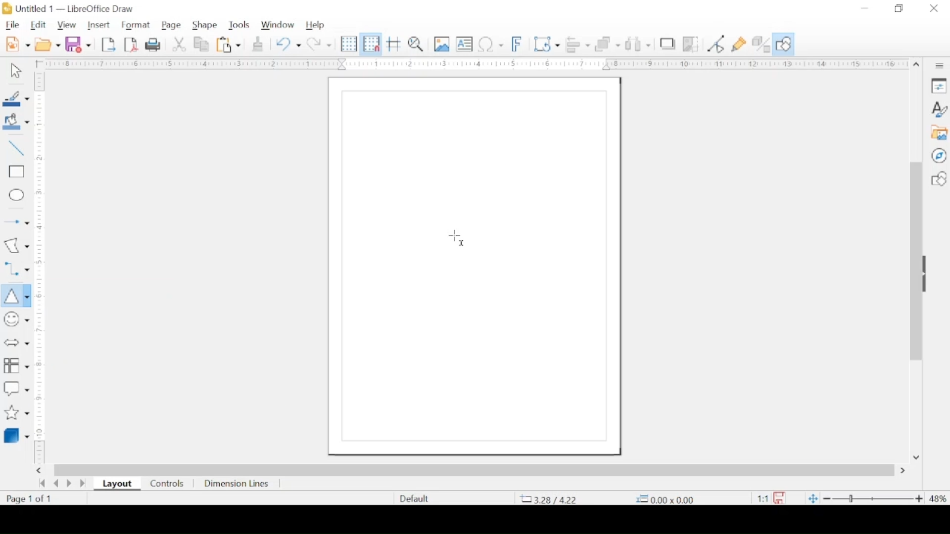 The width and height of the screenshot is (950, 534). Describe the element at coordinates (464, 44) in the screenshot. I see `insert textbox` at that location.